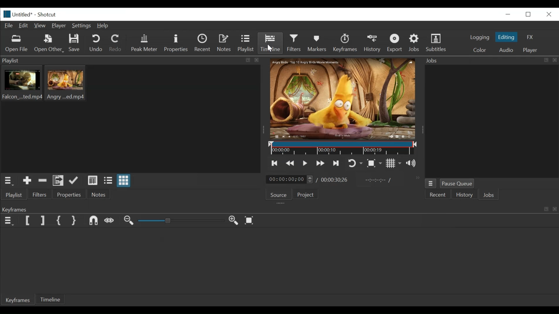 This screenshot has height=314, width=559. Describe the element at coordinates (234, 222) in the screenshot. I see `zoom in` at that location.